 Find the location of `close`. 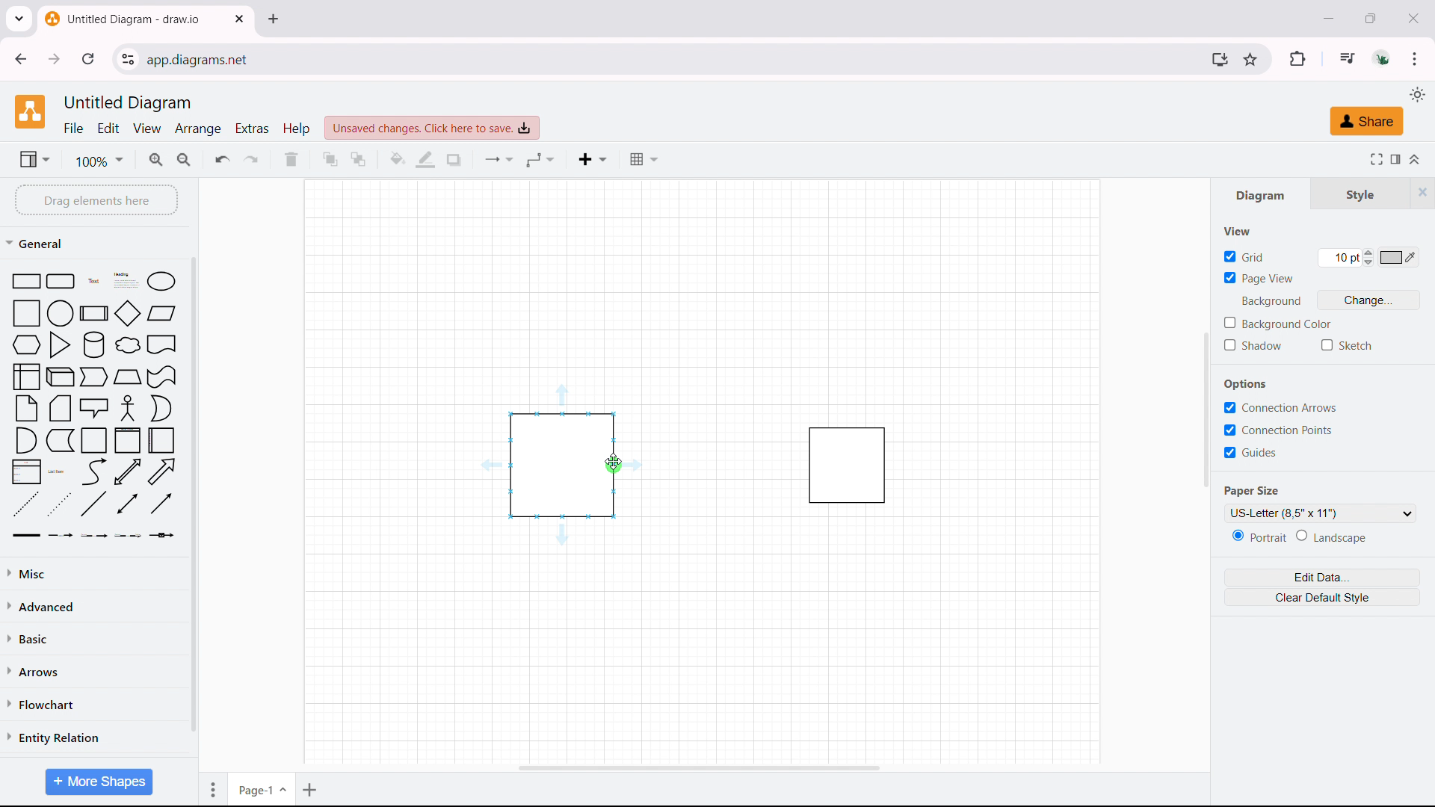

close is located at coordinates (1413, 16).